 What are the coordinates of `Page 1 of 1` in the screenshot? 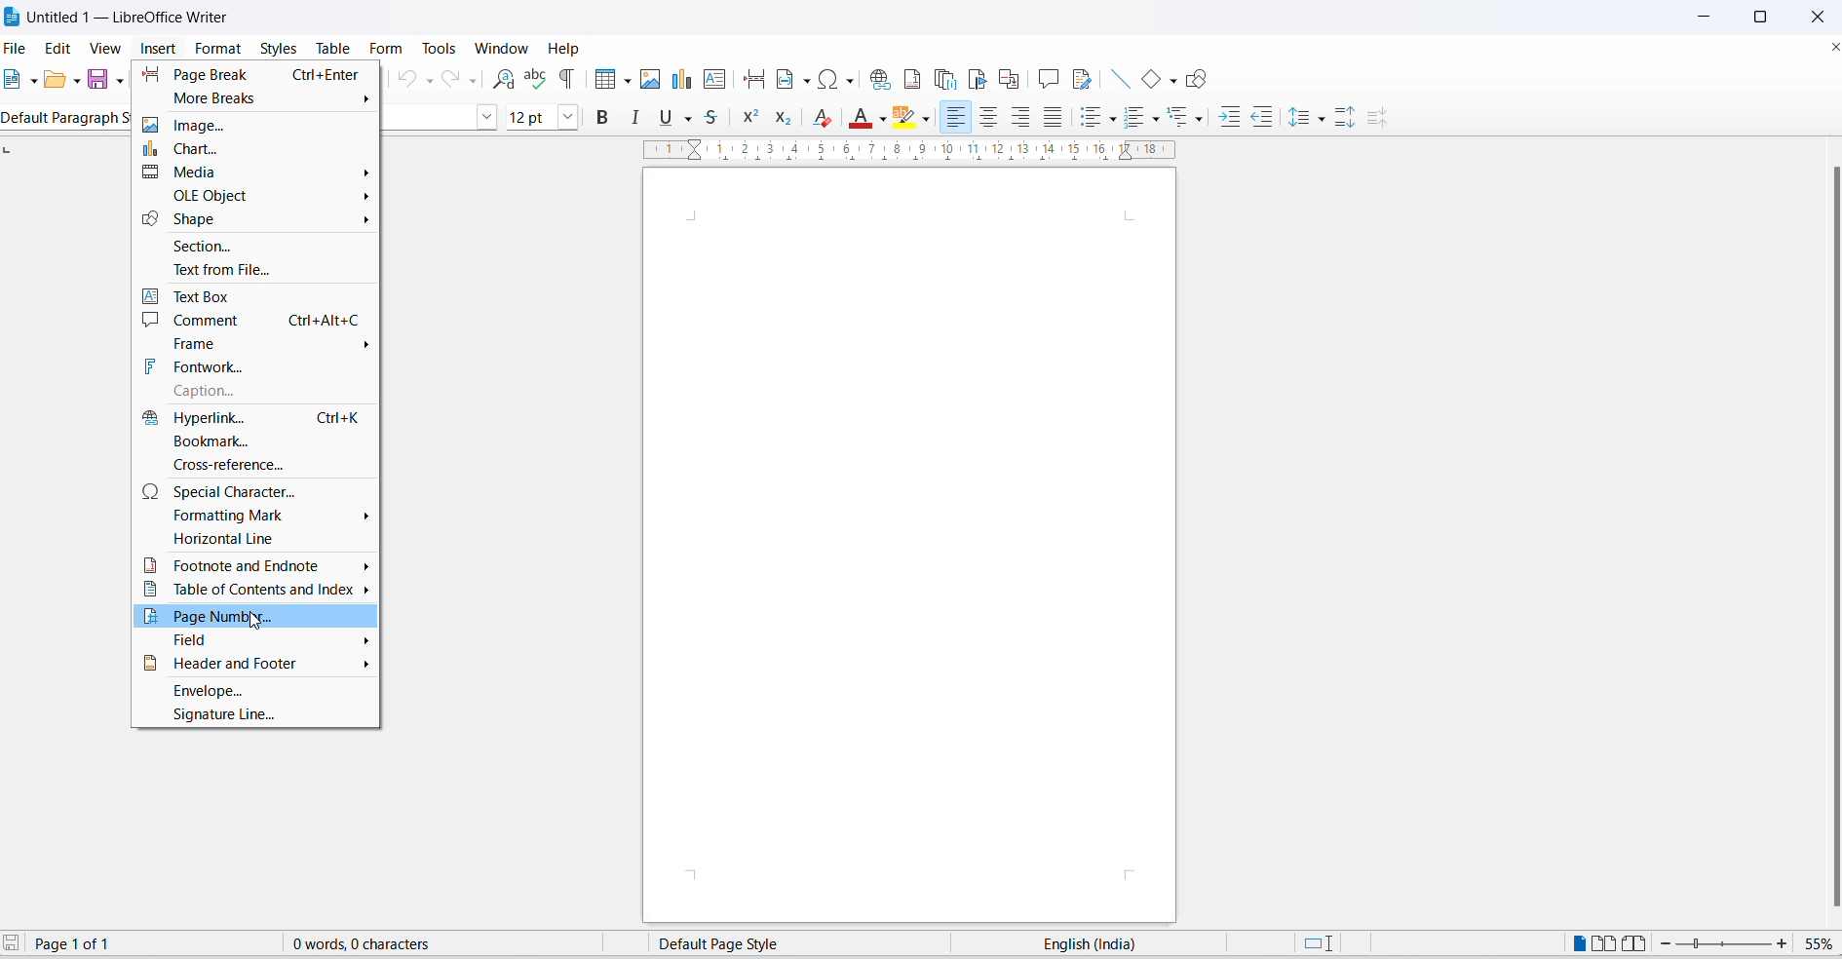 It's located at (86, 944).